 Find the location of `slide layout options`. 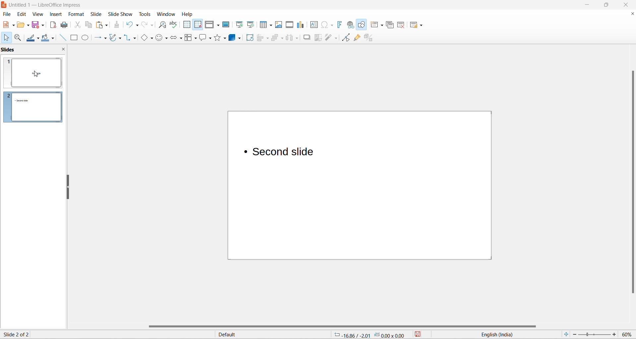

slide layout options is located at coordinates (421, 25).